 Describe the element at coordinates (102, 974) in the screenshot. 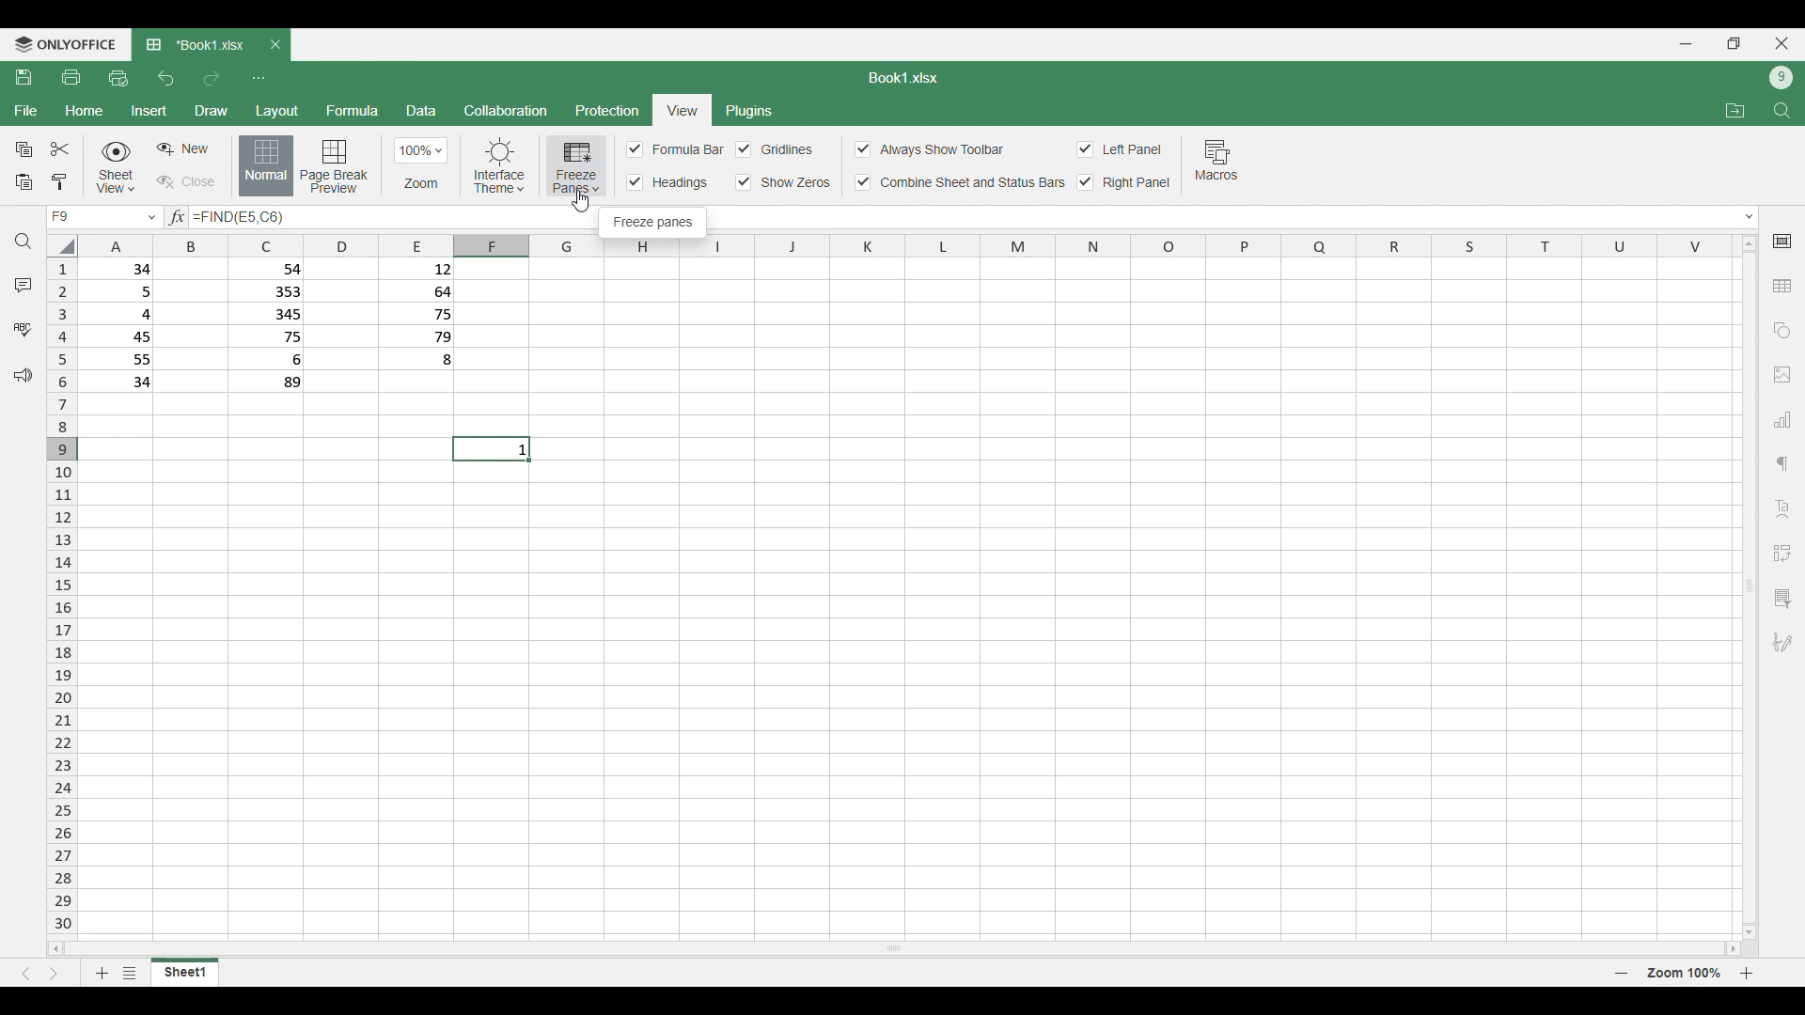

I see `Add sheet` at that location.